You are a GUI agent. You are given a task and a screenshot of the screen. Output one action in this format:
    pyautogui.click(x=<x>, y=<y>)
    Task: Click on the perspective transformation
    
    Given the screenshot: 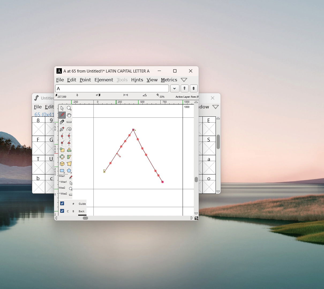 What is the action you would take?
    pyautogui.click(x=69, y=164)
    